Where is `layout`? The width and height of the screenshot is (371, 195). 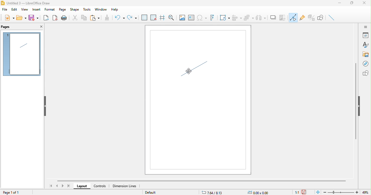
layout is located at coordinates (82, 187).